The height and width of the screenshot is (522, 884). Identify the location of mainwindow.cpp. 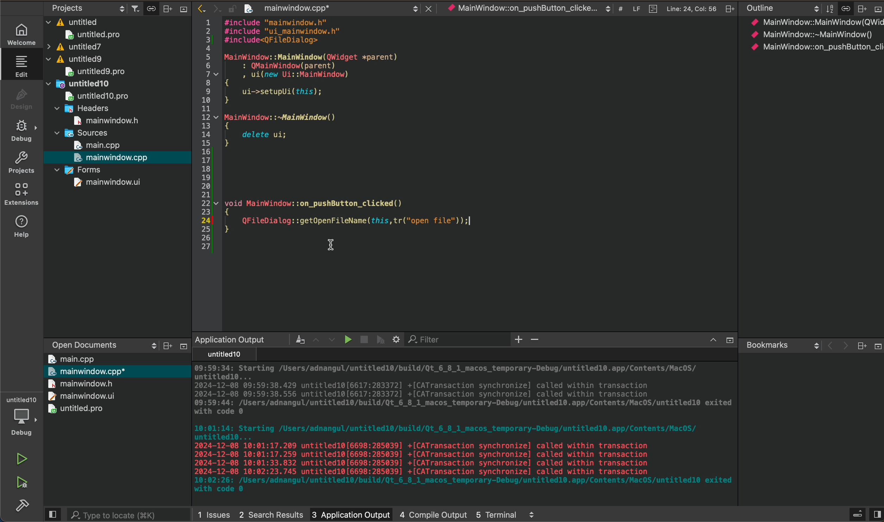
(287, 9).